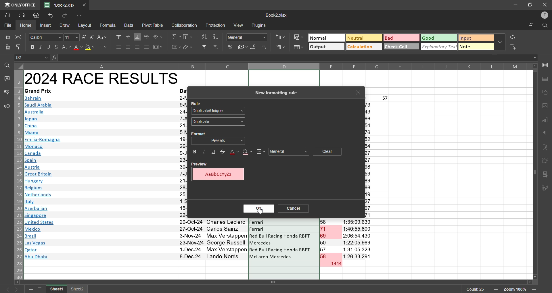 The image size is (552, 293). Describe the element at coordinates (218, 122) in the screenshot. I see `duplicate` at that location.